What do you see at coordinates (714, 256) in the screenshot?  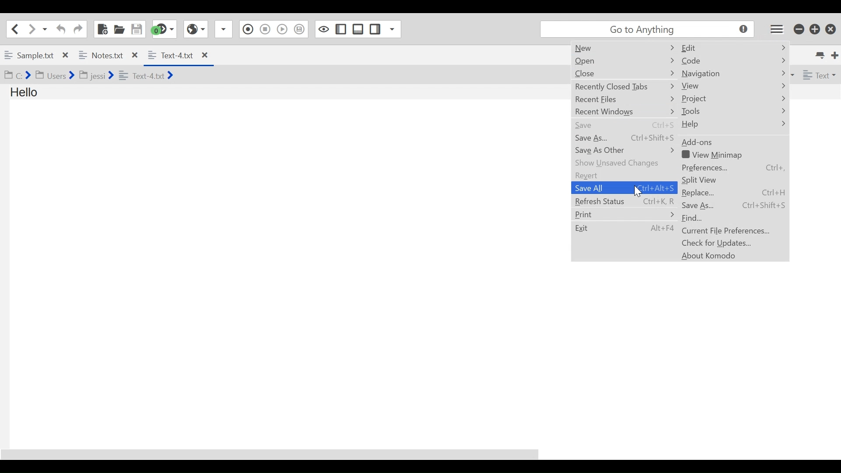 I see `About Komodo` at bounding box center [714, 256].